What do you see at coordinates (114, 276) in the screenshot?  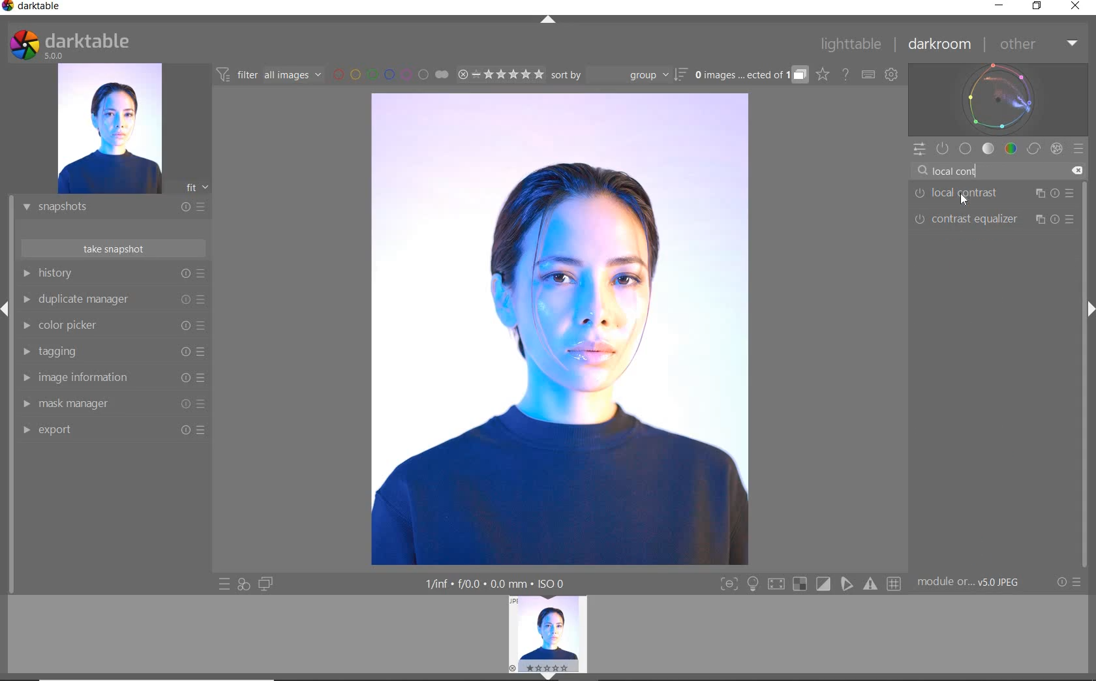 I see `HISTORY` at bounding box center [114, 276].